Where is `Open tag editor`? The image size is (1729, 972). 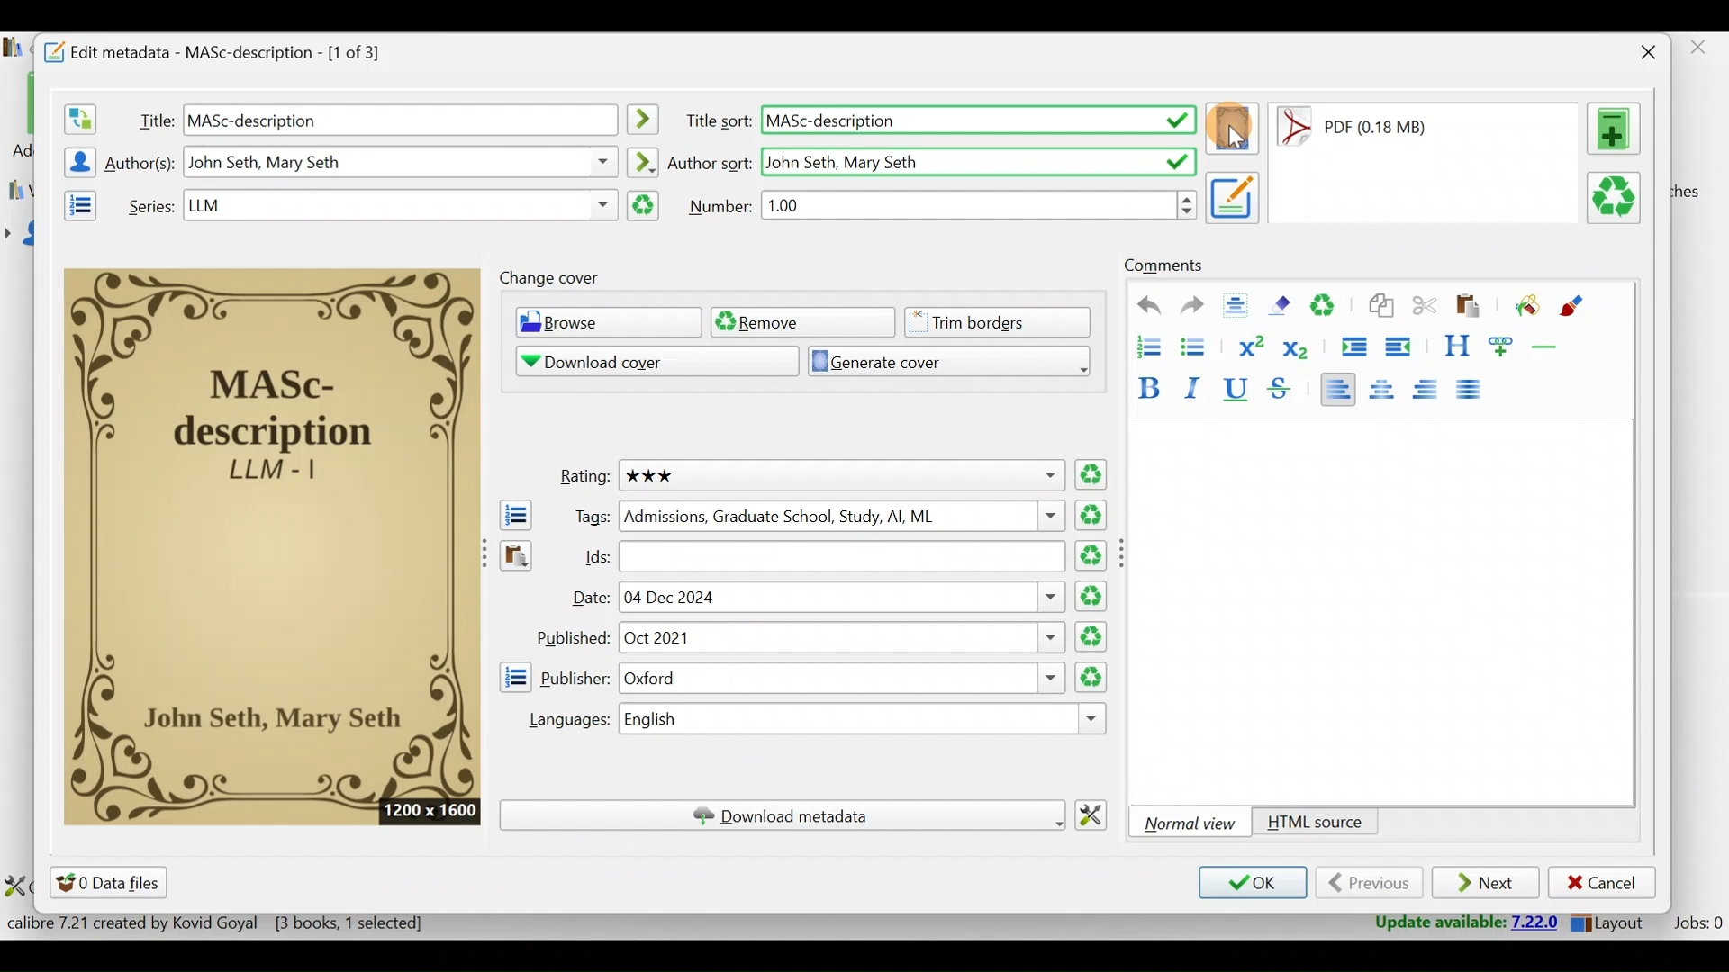
Open tag editor is located at coordinates (511, 515).